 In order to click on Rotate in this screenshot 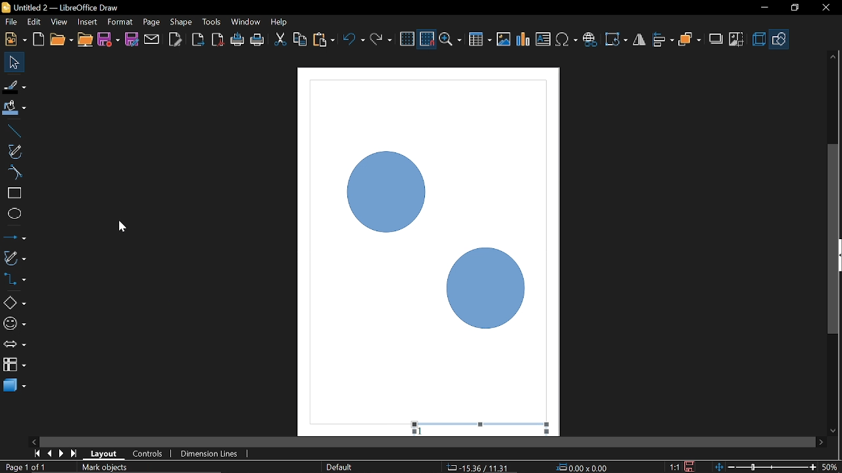, I will do `click(617, 39)`.